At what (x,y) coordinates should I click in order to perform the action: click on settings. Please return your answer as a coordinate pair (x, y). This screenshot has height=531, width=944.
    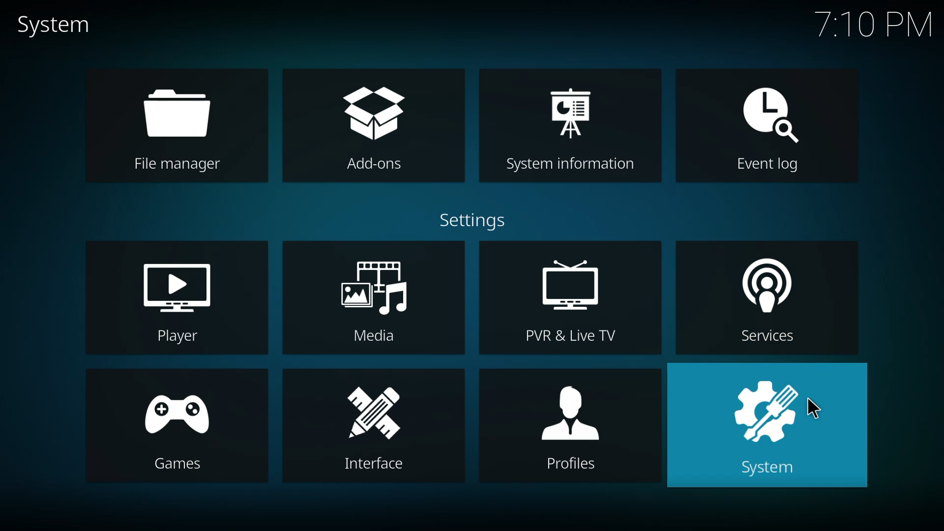
    Looking at the image, I should click on (469, 221).